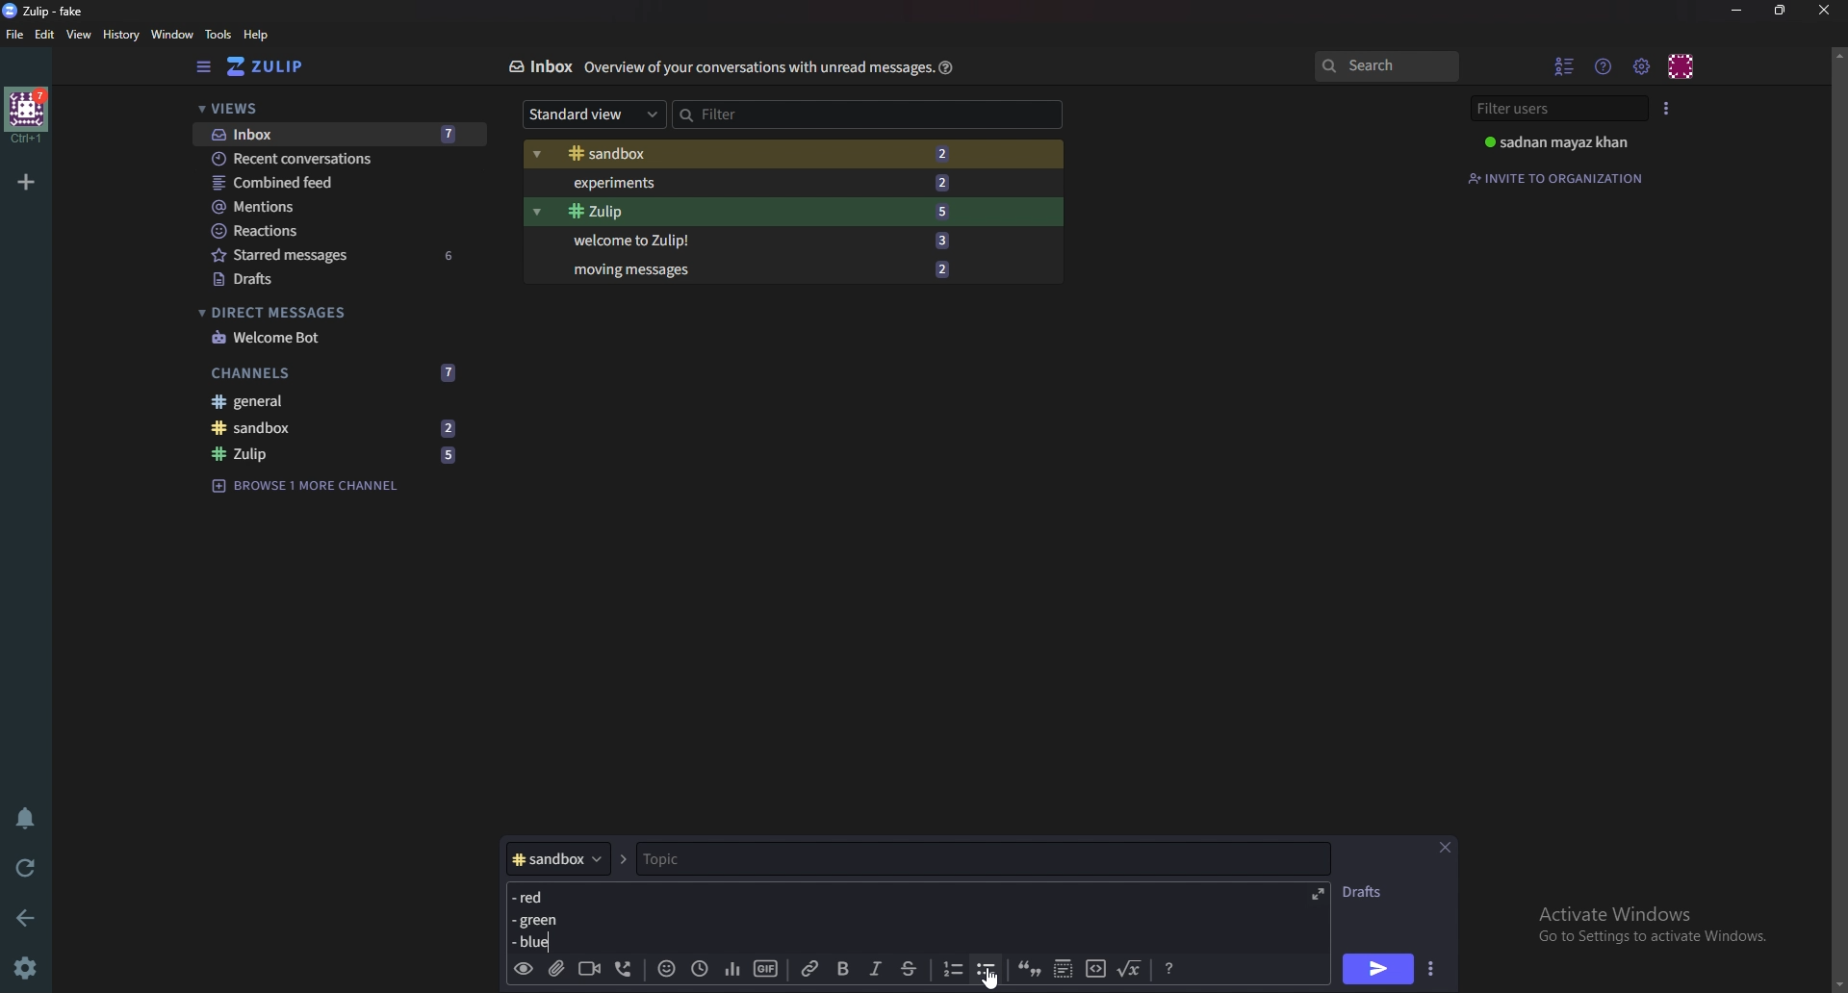 This screenshot has height=993, width=1848. Describe the element at coordinates (756, 183) in the screenshot. I see `Experiments` at that location.